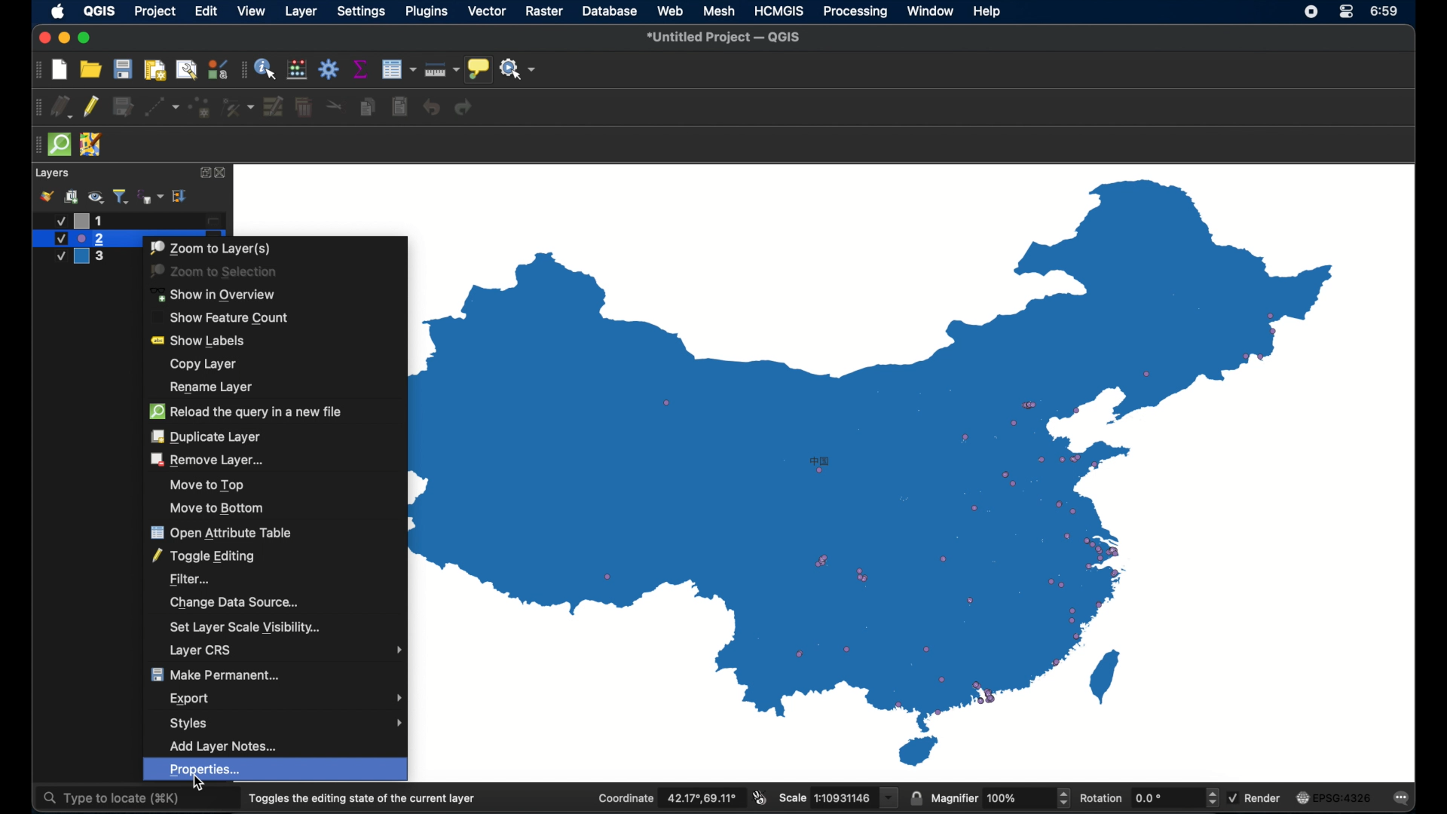 Image resolution: width=1447 pixels, height=814 pixels. What do you see at coordinates (430, 108) in the screenshot?
I see `undo` at bounding box center [430, 108].